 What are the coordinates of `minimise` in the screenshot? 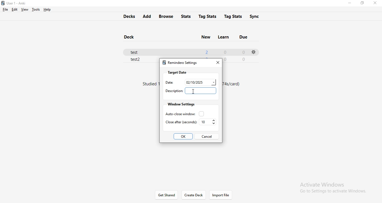 It's located at (349, 4).